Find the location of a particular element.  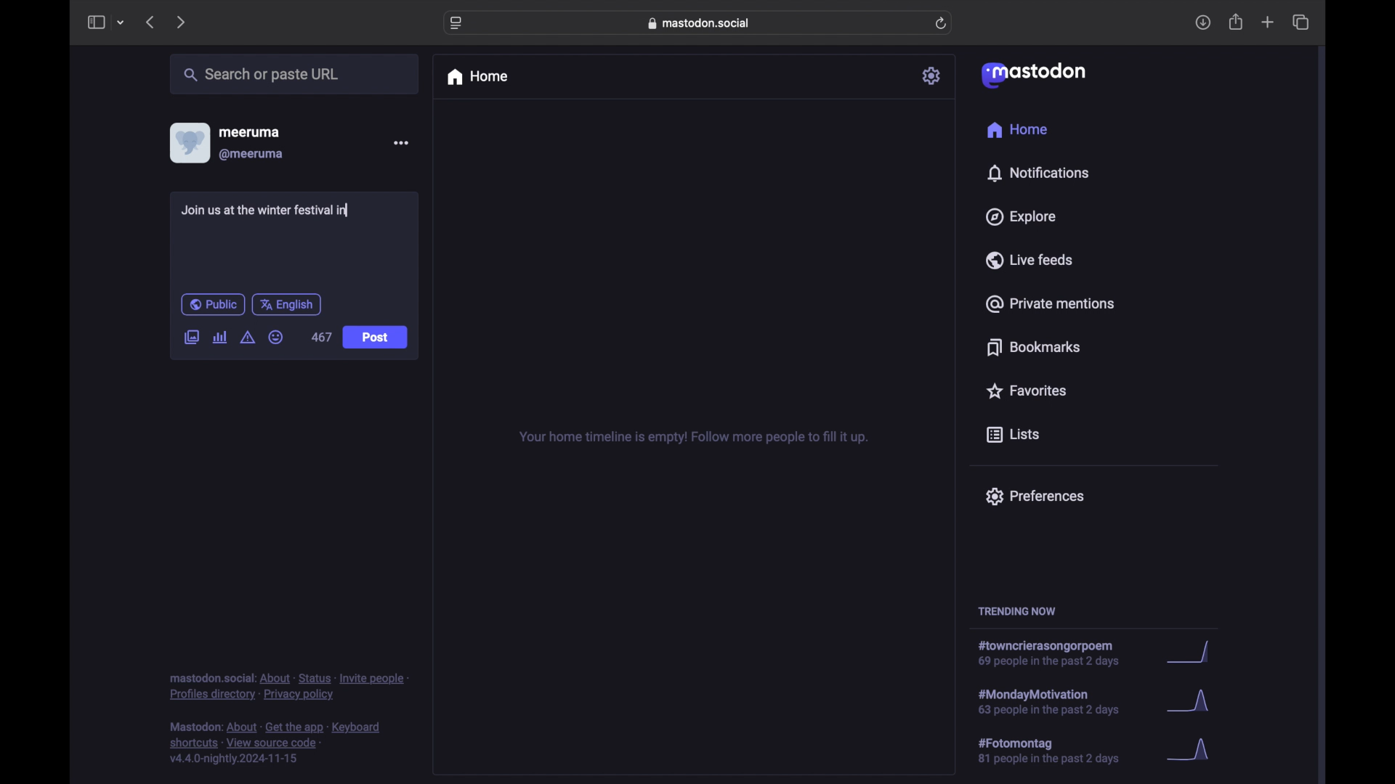

search or paste url is located at coordinates (261, 75).